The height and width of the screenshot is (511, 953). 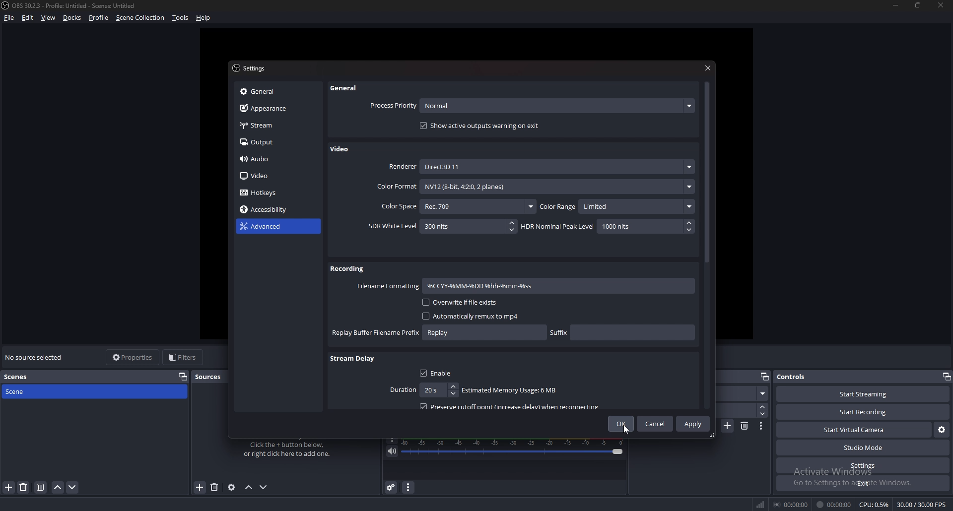 What do you see at coordinates (211, 377) in the screenshot?
I see `sources` at bounding box center [211, 377].